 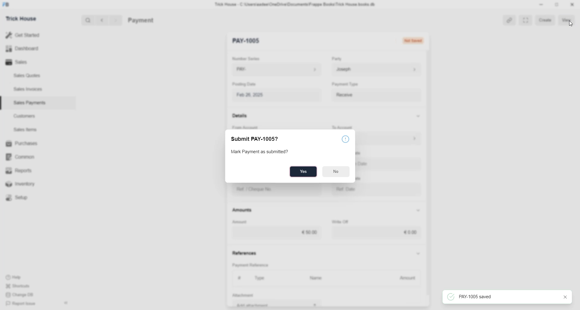 What do you see at coordinates (246, 128) in the screenshot?
I see `From Account` at bounding box center [246, 128].